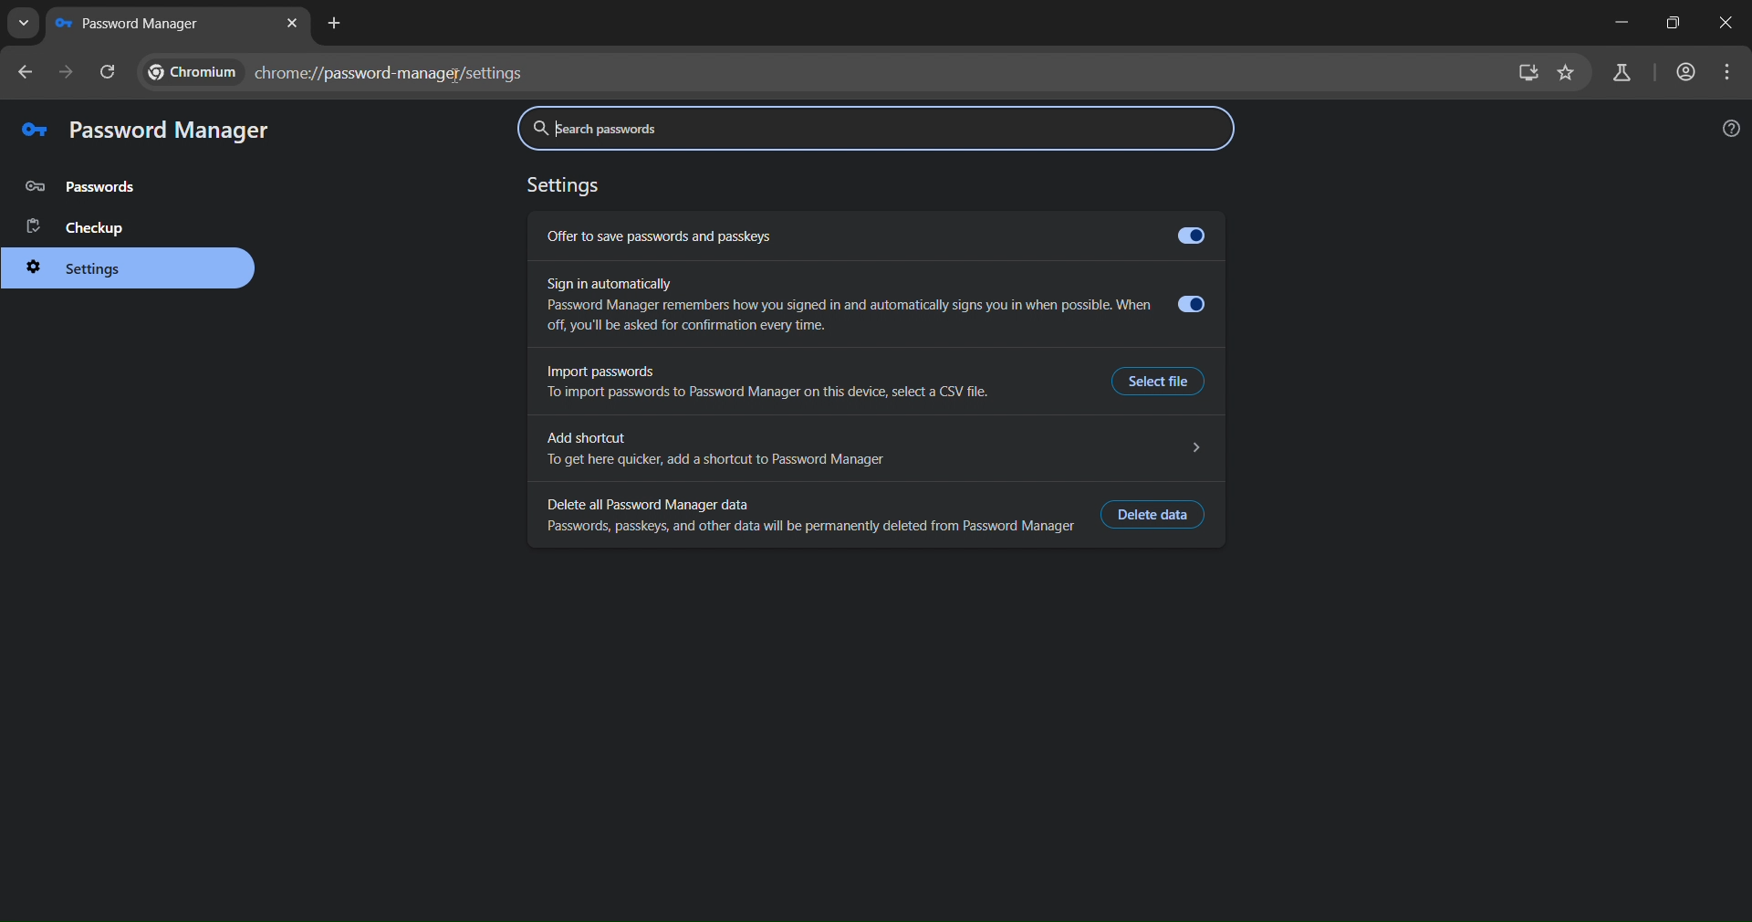 The image size is (1752, 922). What do you see at coordinates (1727, 25) in the screenshot?
I see `close` at bounding box center [1727, 25].